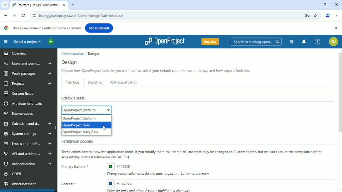 The image size is (342, 192). I want to click on Close, so click(335, 28).